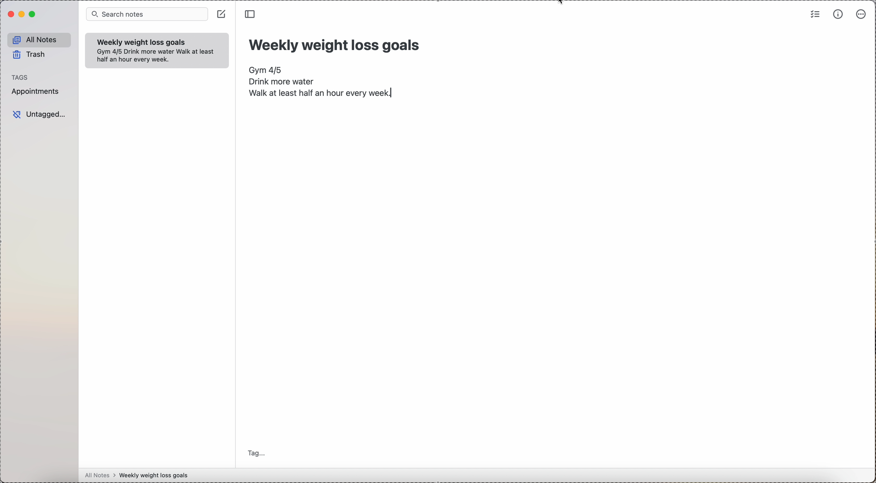 This screenshot has width=876, height=483. I want to click on Gym 4/5, so click(266, 70).